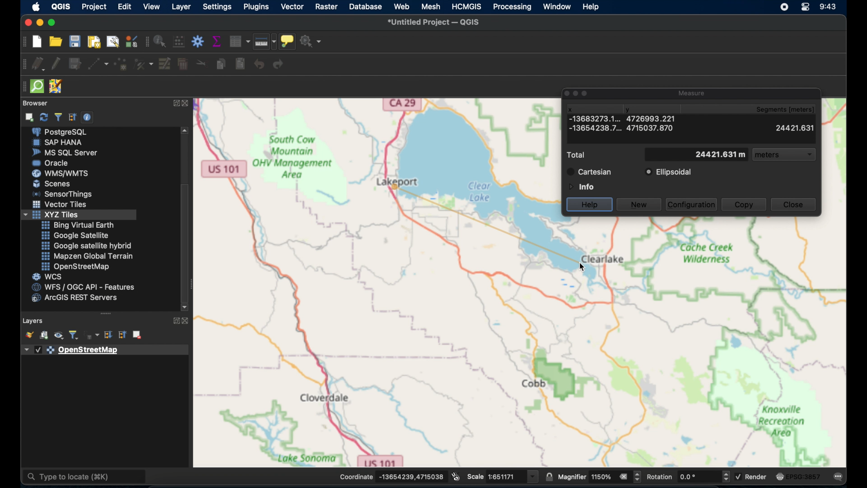 Image resolution: width=867 pixels, height=488 pixels. Describe the element at coordinates (75, 335) in the screenshot. I see `filter legend` at that location.